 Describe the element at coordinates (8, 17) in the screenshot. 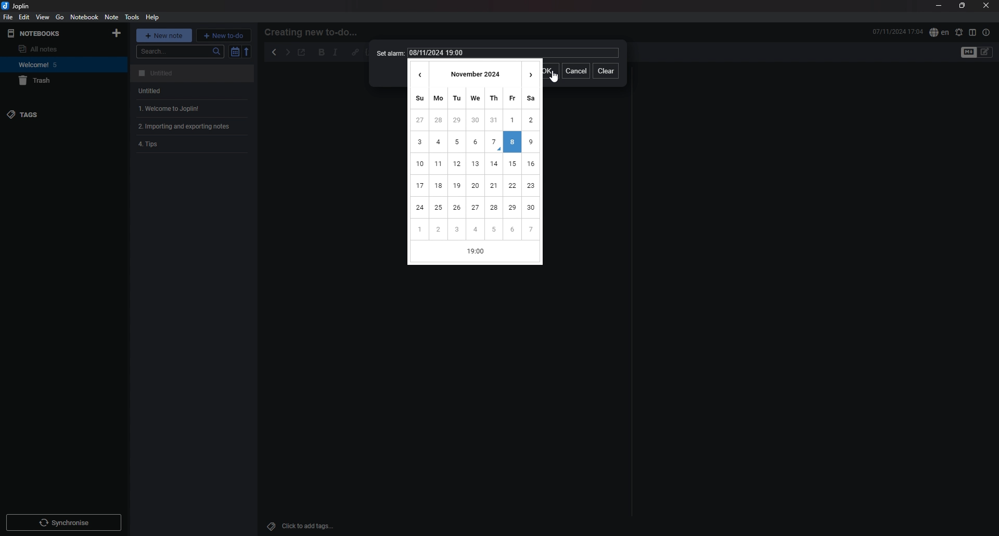

I see `file` at that location.